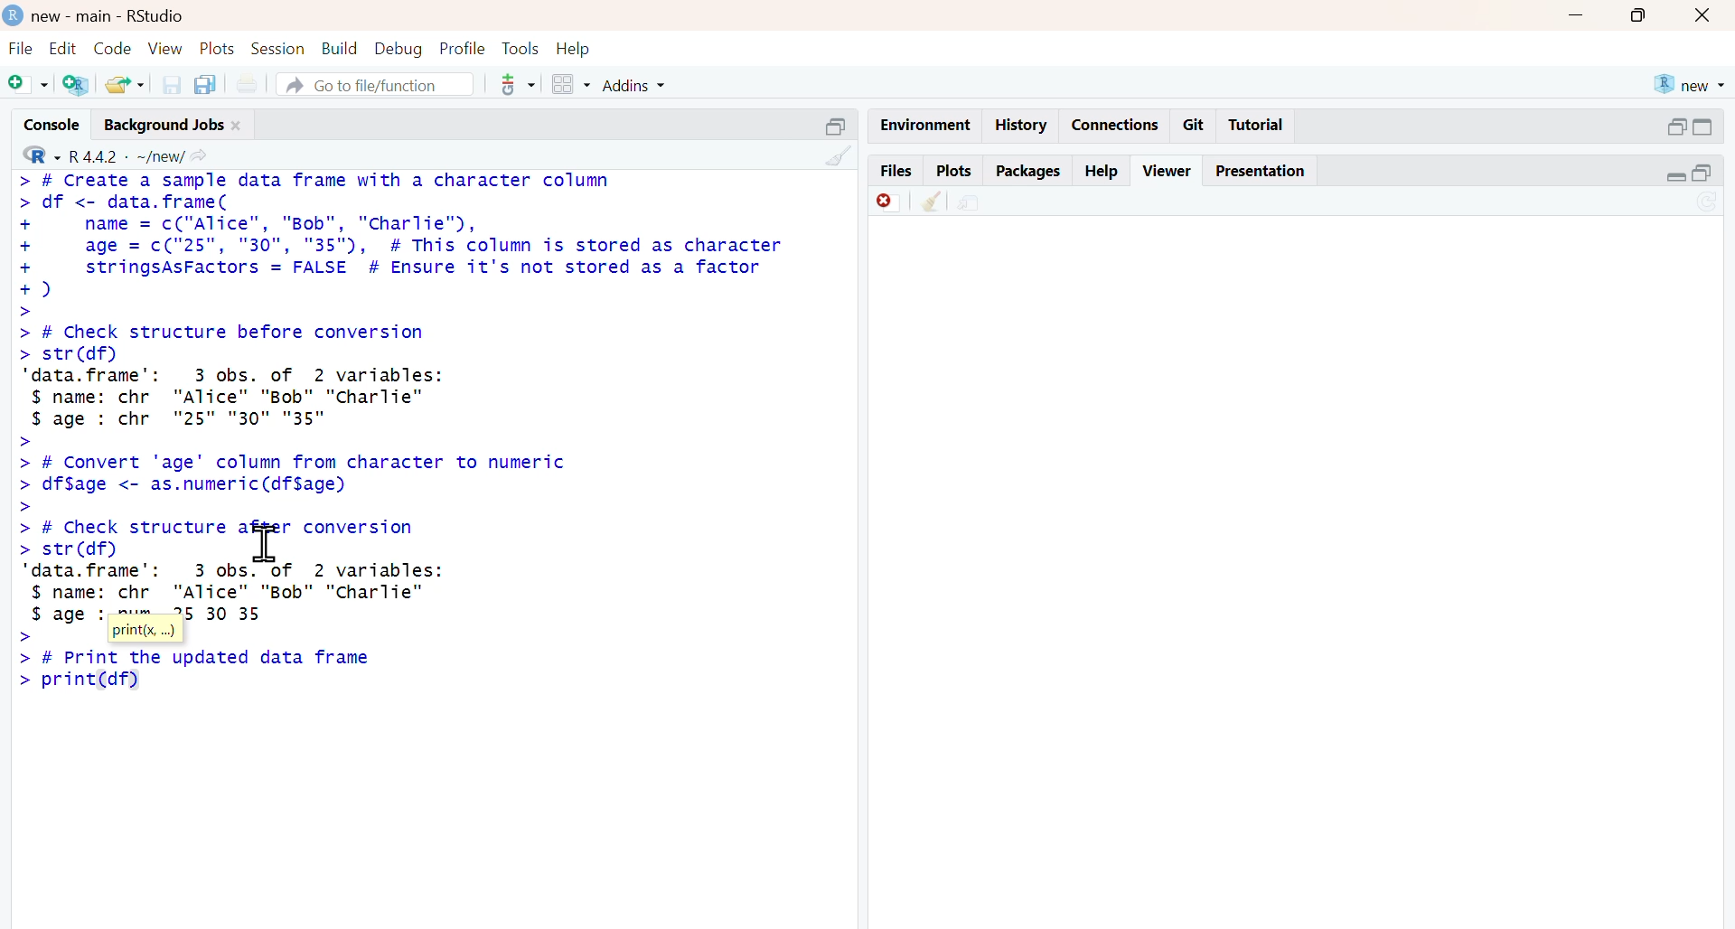 The image size is (1735, 929). What do you see at coordinates (164, 127) in the screenshot?
I see `background jobs` at bounding box center [164, 127].